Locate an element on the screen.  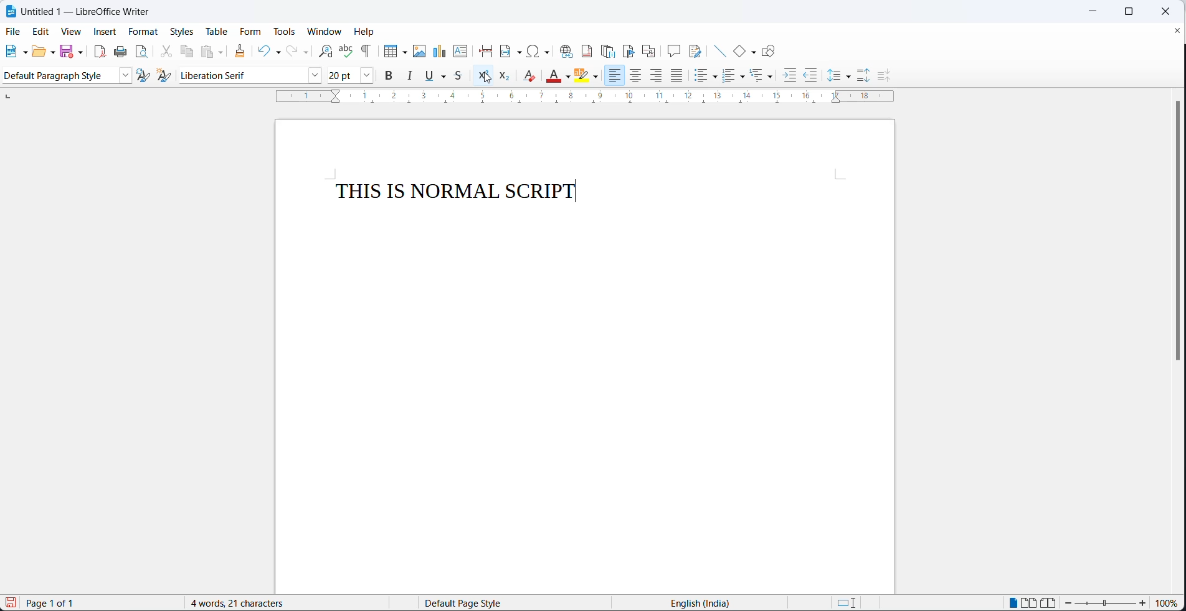
book view is located at coordinates (1051, 602).